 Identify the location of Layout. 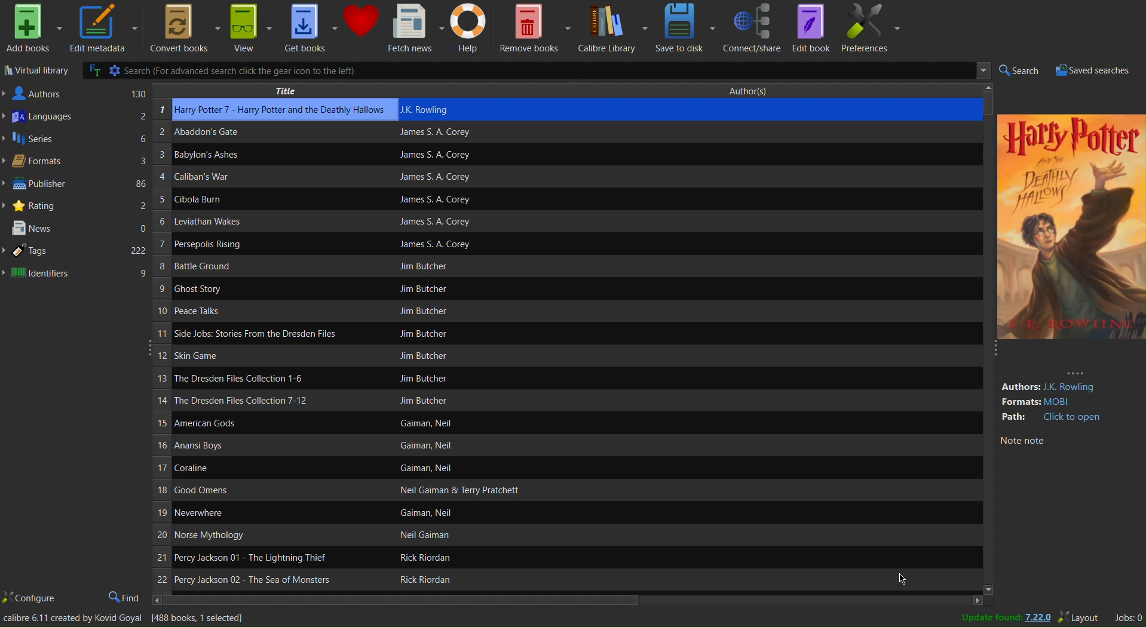
(1081, 617).